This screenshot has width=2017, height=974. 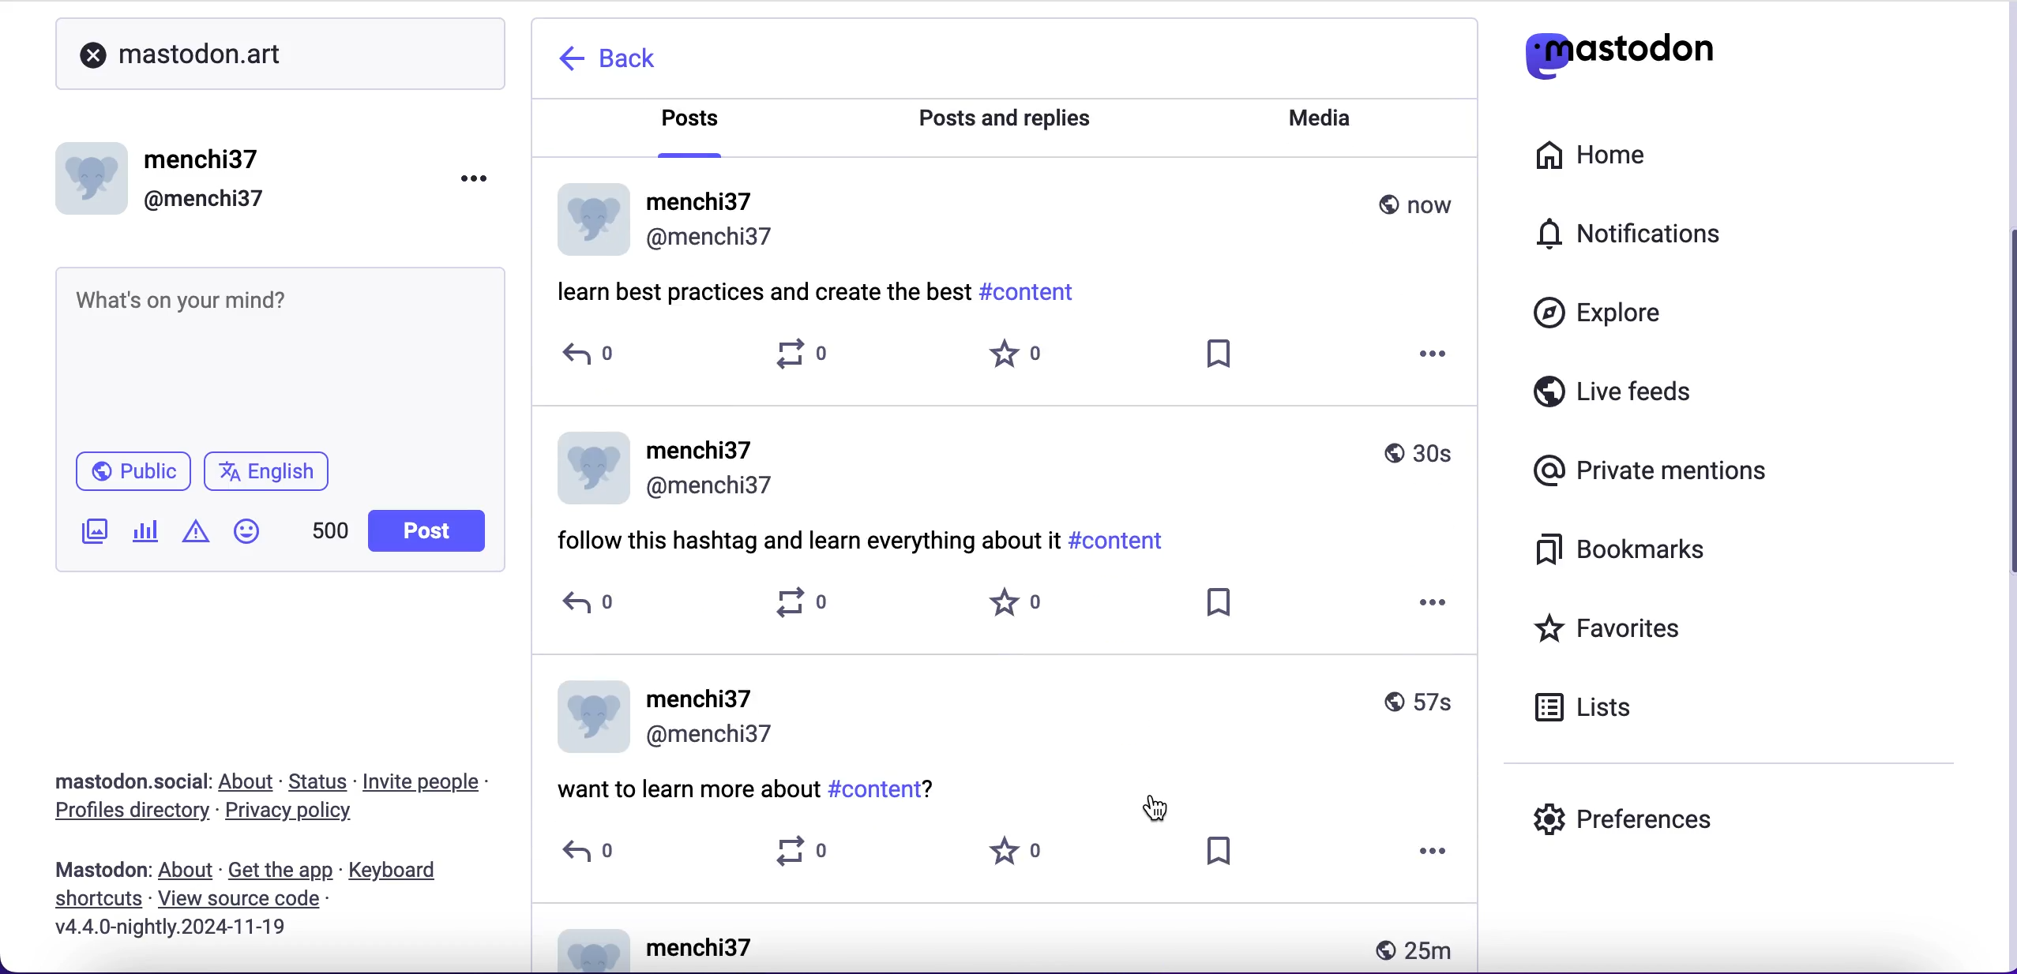 What do you see at coordinates (1418, 204) in the screenshot?
I see `now` at bounding box center [1418, 204].